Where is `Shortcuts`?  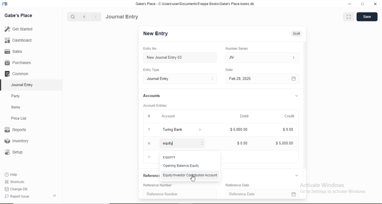
Shortcuts is located at coordinates (14, 182).